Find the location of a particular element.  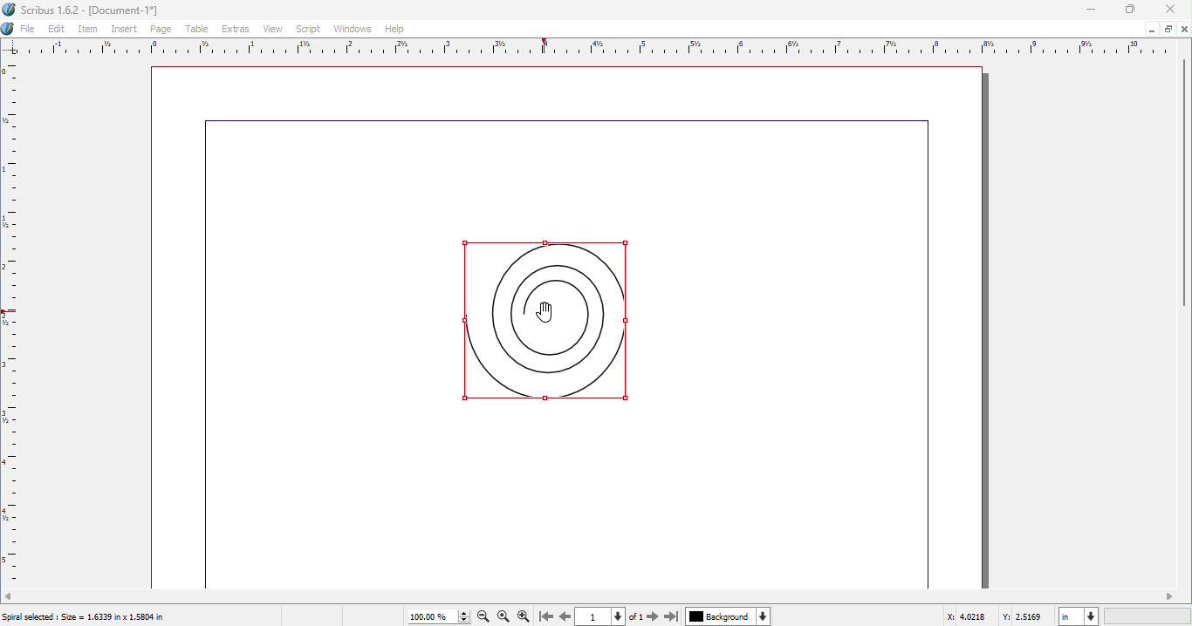

Minimize is located at coordinates (1093, 10).